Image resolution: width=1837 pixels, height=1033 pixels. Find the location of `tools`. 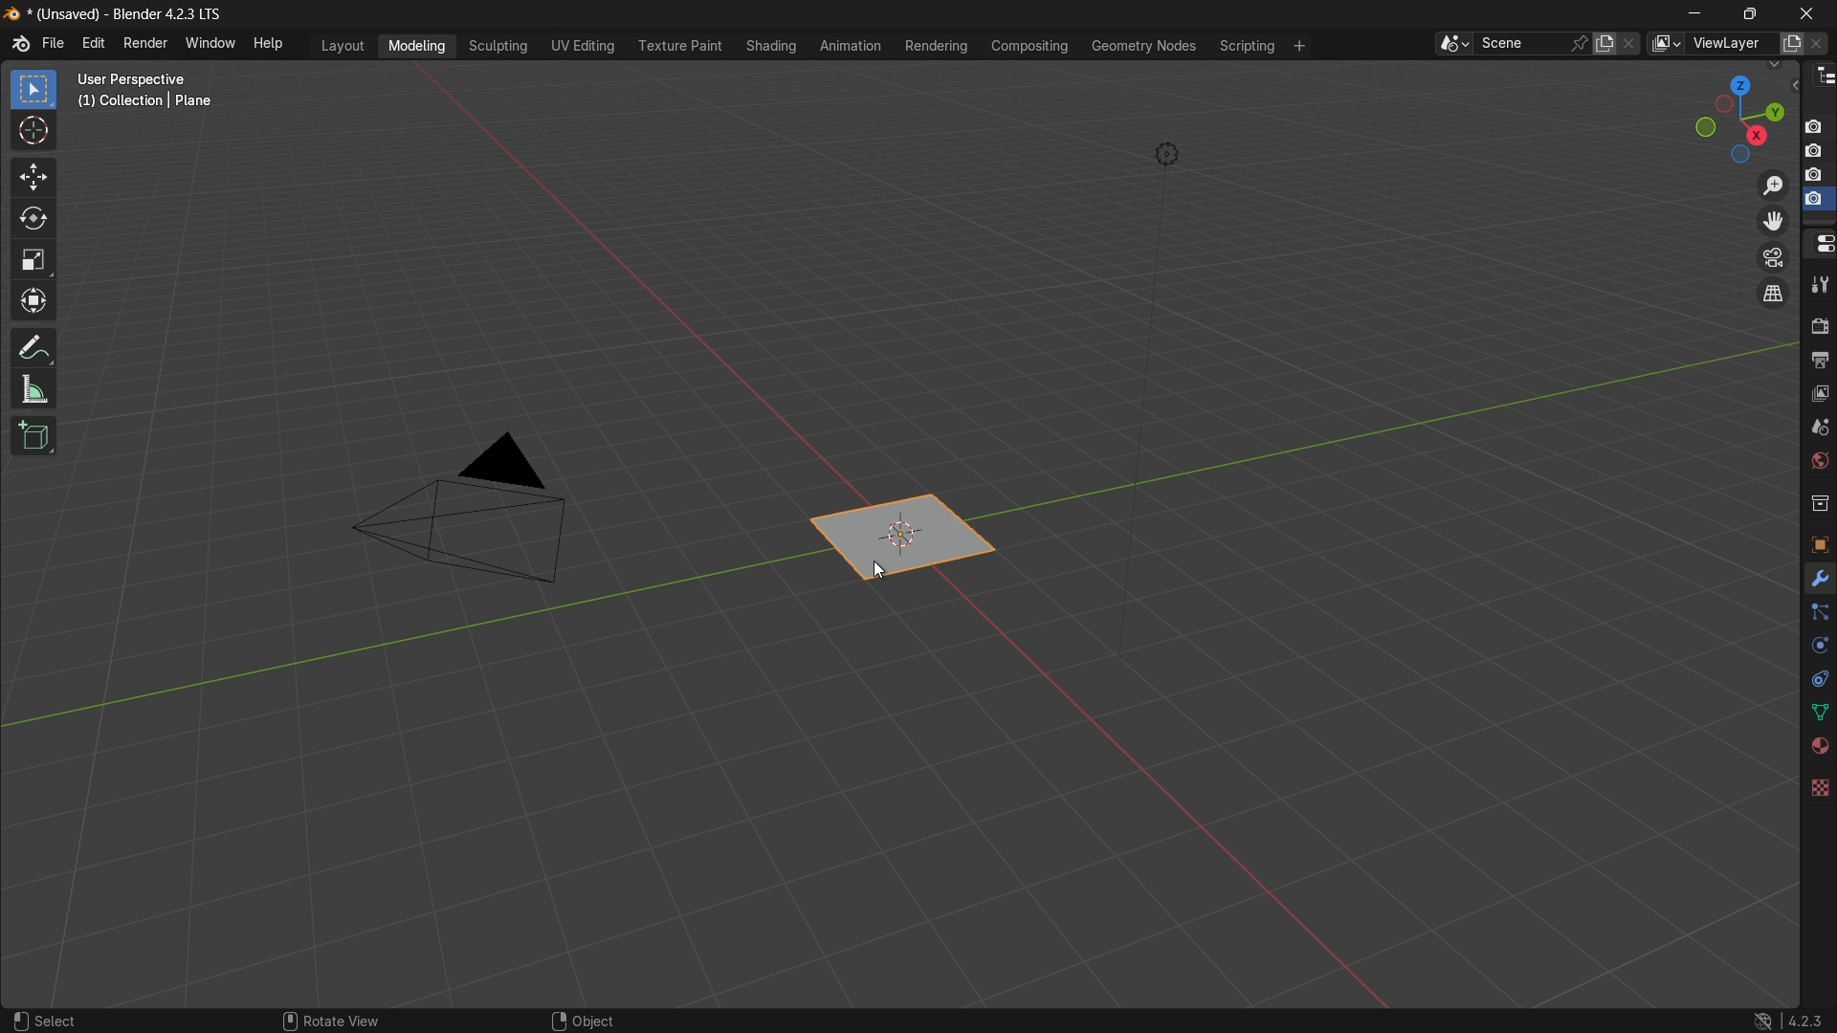

tools is located at coordinates (1821, 582).